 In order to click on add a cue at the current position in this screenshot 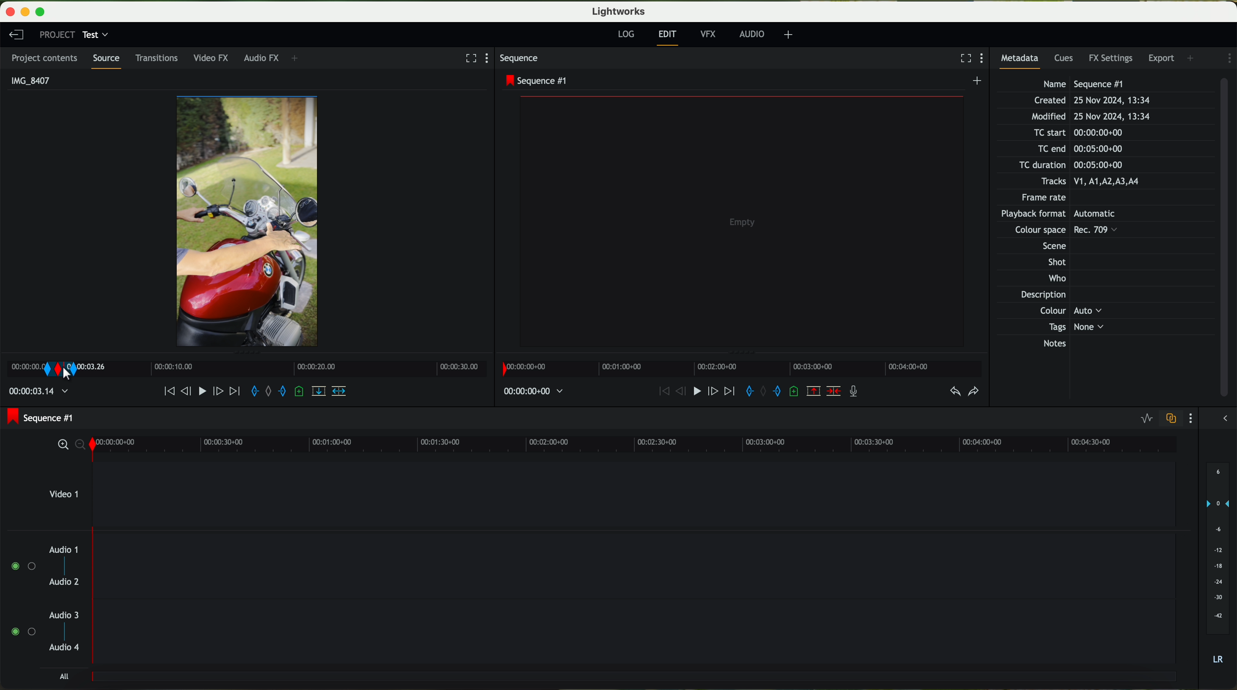, I will do `click(300, 393)`.